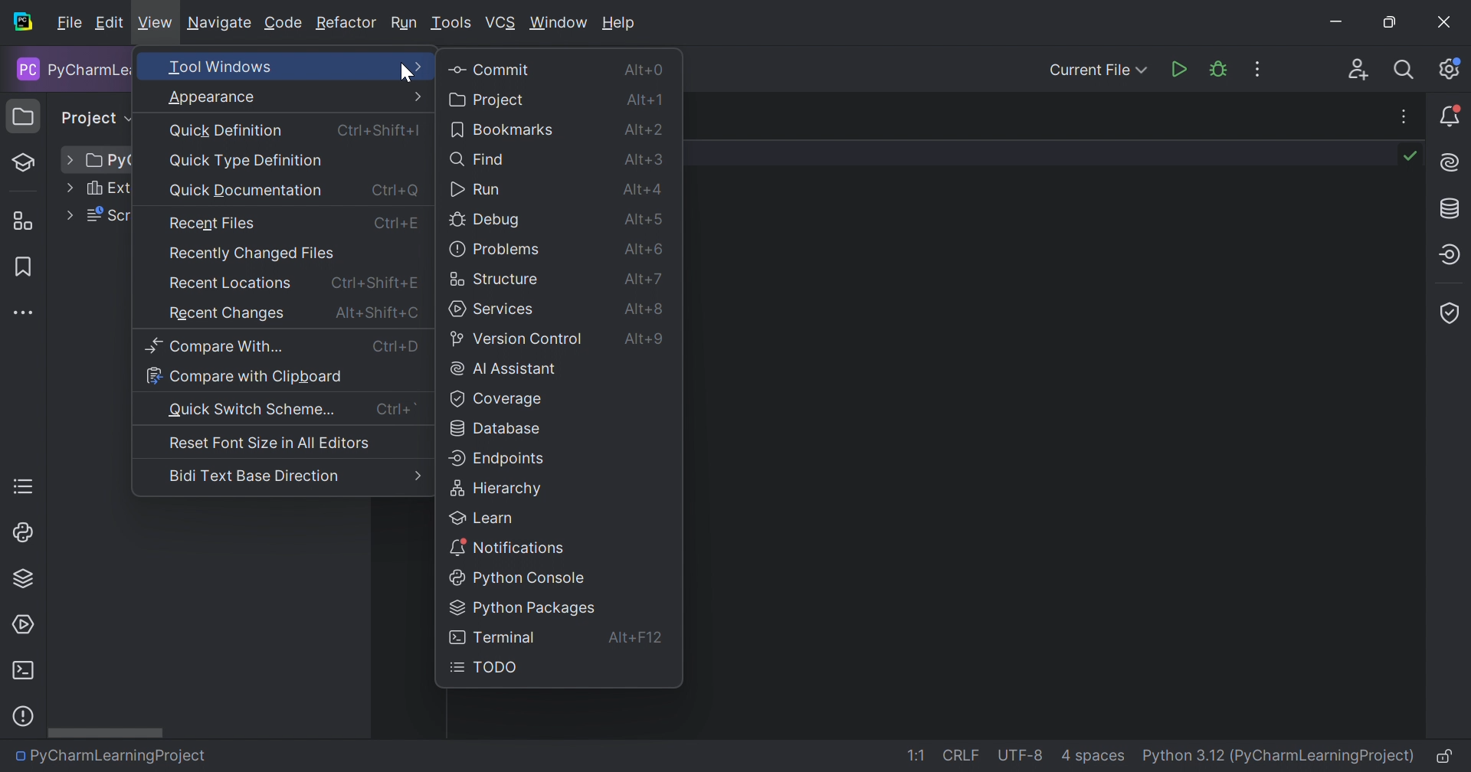  Describe the element at coordinates (69, 188) in the screenshot. I see `Drop down` at that location.